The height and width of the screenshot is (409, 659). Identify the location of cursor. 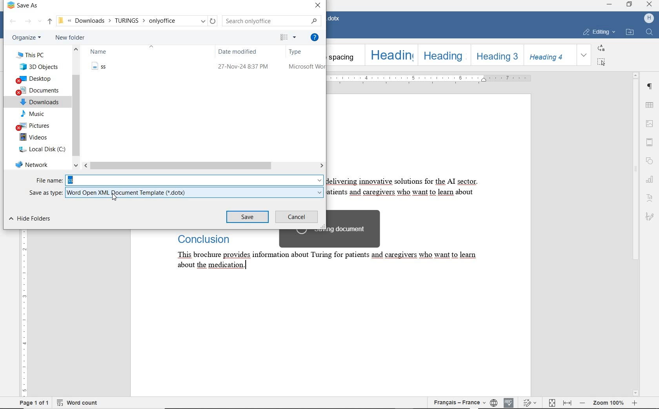
(115, 198).